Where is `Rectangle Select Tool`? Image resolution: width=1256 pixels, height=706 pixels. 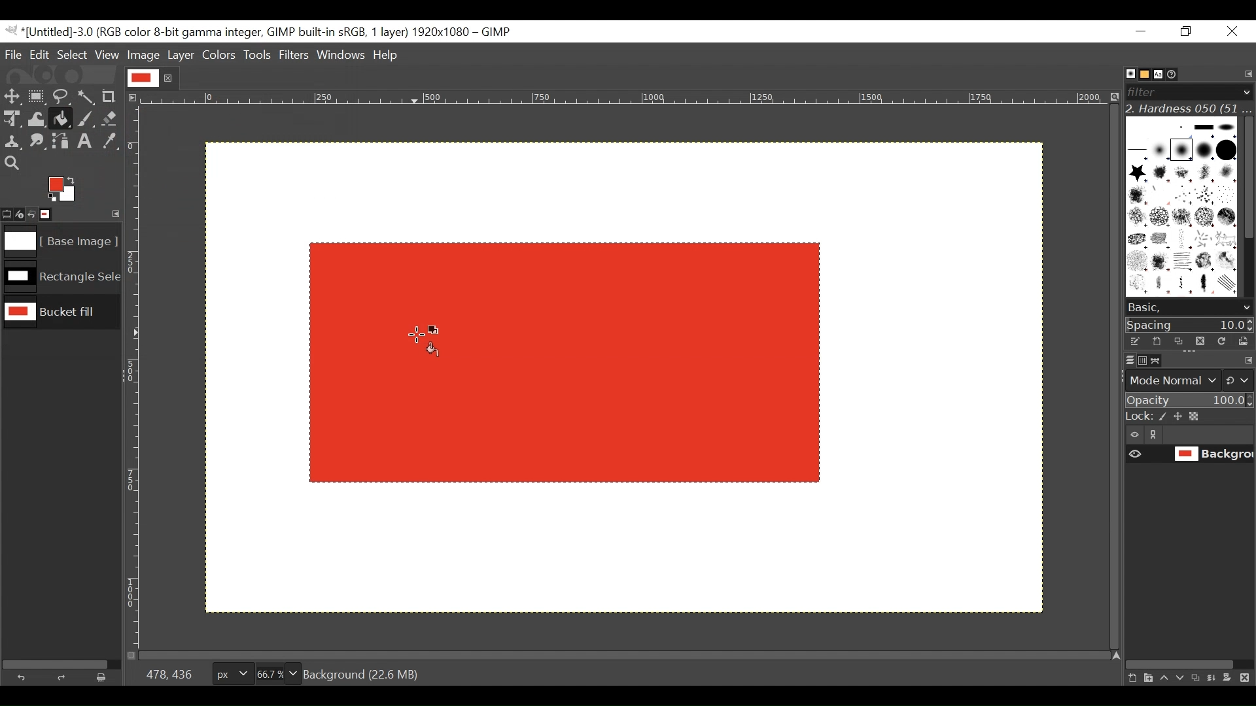 Rectangle Select Tool is located at coordinates (37, 95).